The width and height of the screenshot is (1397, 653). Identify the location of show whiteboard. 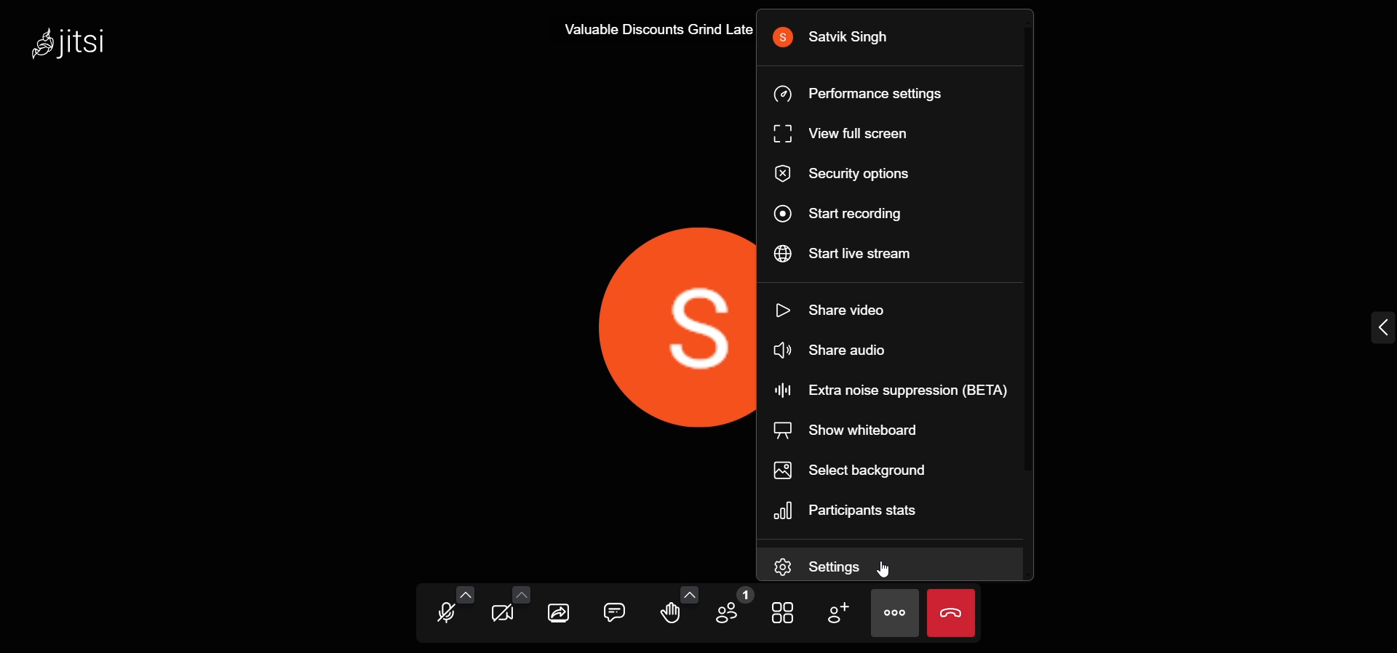
(843, 431).